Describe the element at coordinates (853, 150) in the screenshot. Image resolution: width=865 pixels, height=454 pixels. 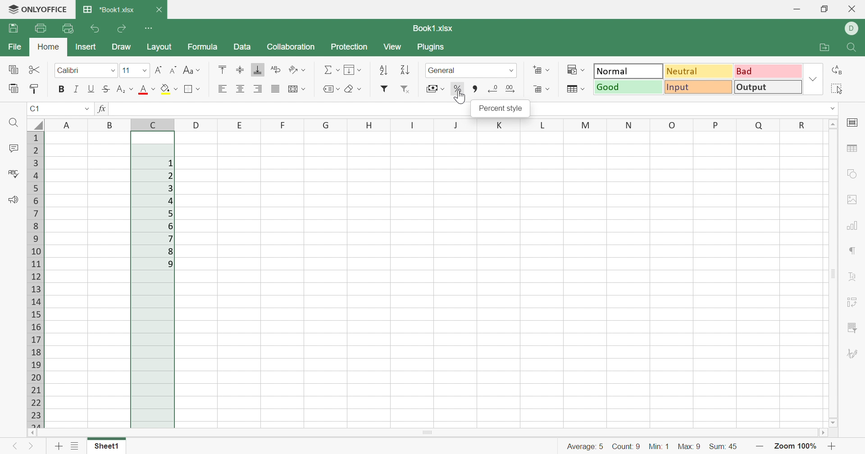
I see `Table settings` at that location.